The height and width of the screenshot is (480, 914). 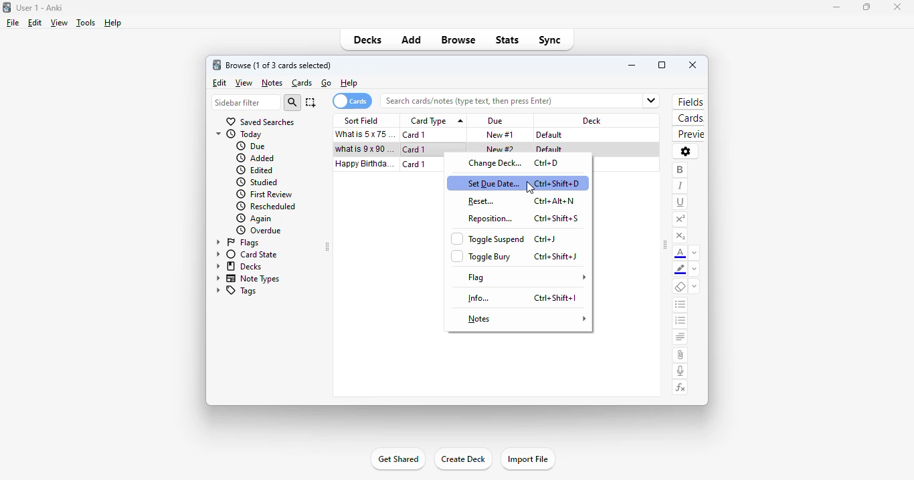 I want to click on new #2, so click(x=502, y=149).